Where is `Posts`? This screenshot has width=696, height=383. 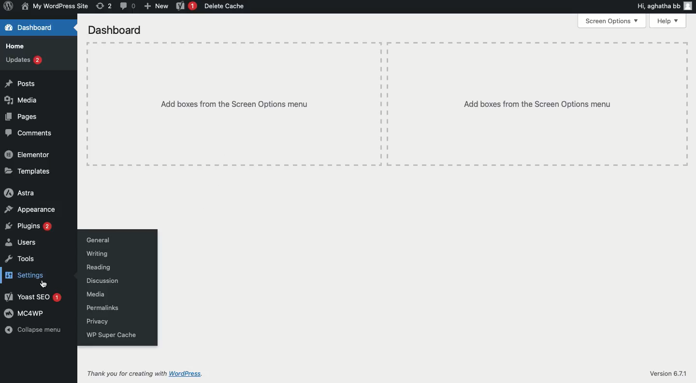
Posts is located at coordinates (19, 83).